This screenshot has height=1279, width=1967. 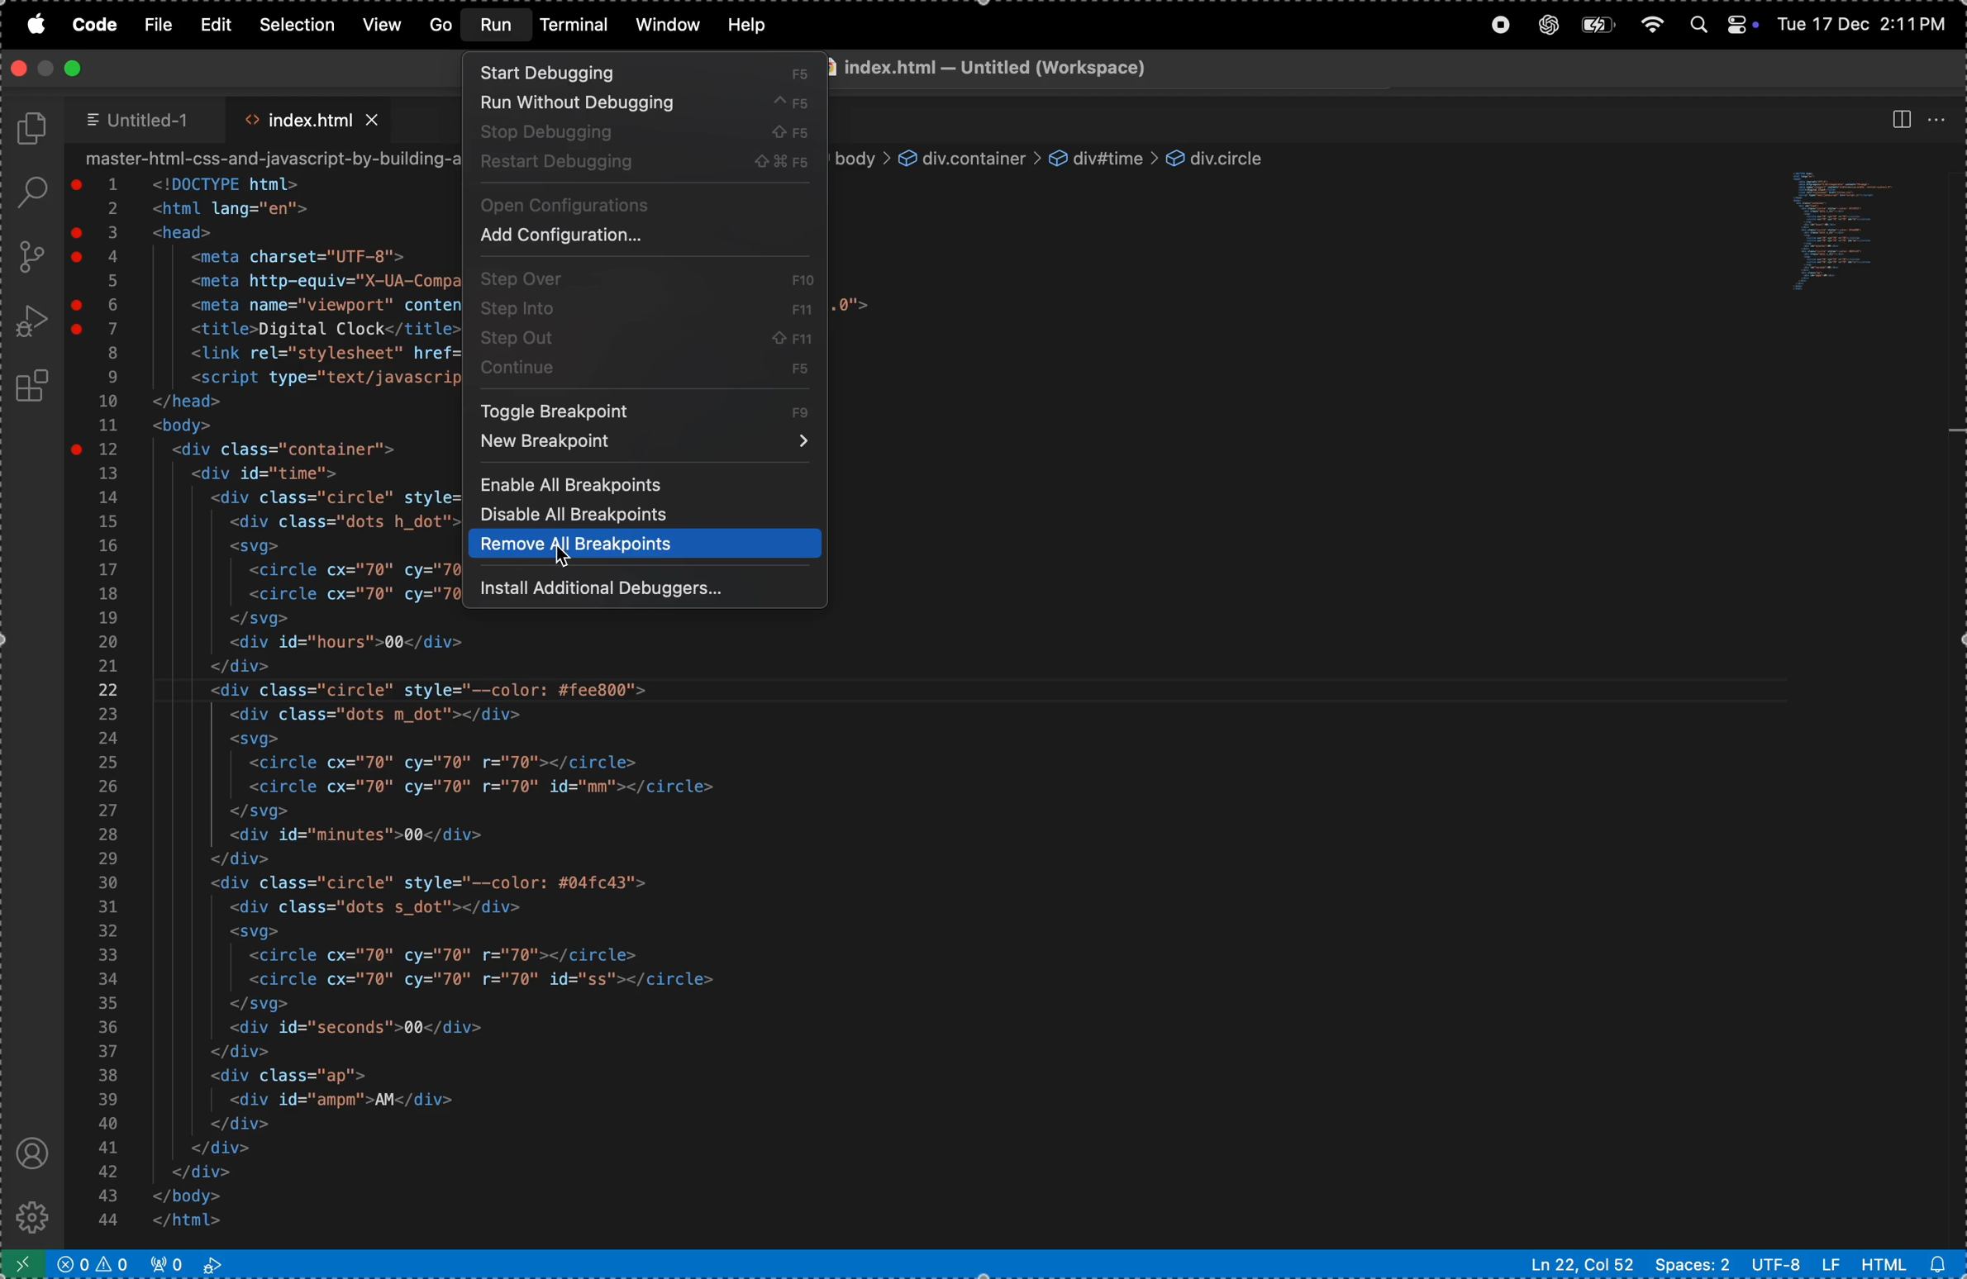 What do you see at coordinates (1141, 69) in the screenshot?
I see `index.html. page title` at bounding box center [1141, 69].